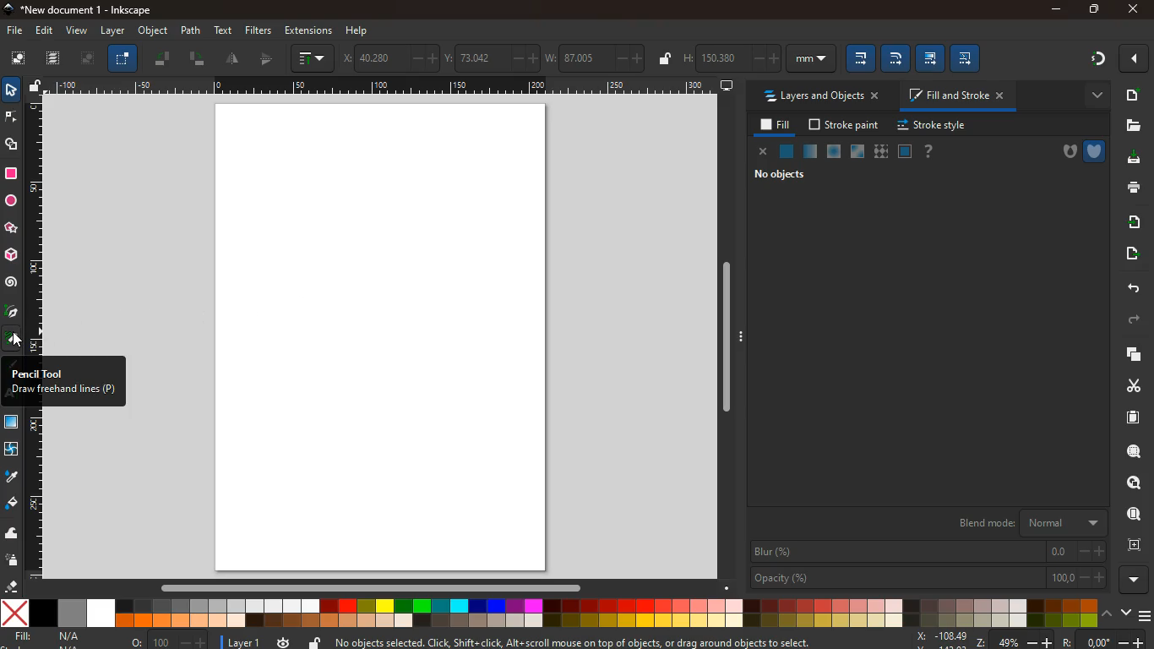 This screenshot has width=1154, height=649. I want to click on gradient, so click(1097, 61).